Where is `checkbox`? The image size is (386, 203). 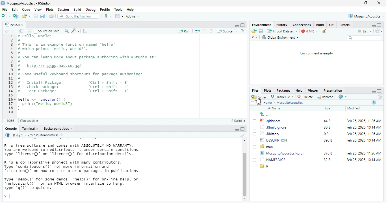 checkbox is located at coordinates (254, 135).